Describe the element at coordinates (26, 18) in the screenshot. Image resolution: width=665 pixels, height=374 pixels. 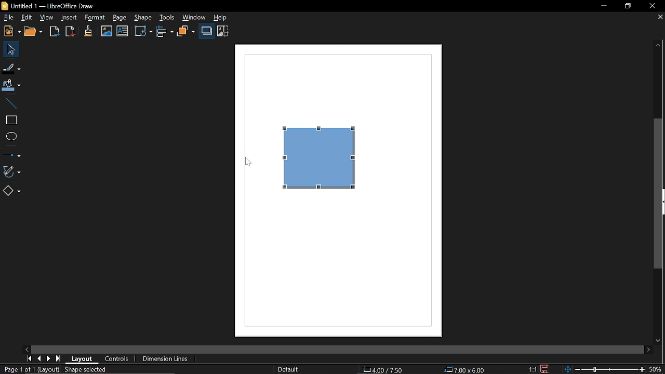
I see `Edit` at that location.